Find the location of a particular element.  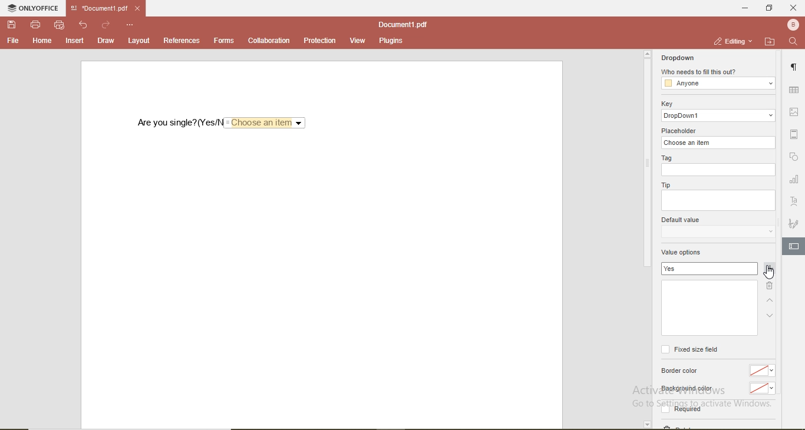

shape is located at coordinates (796, 158).